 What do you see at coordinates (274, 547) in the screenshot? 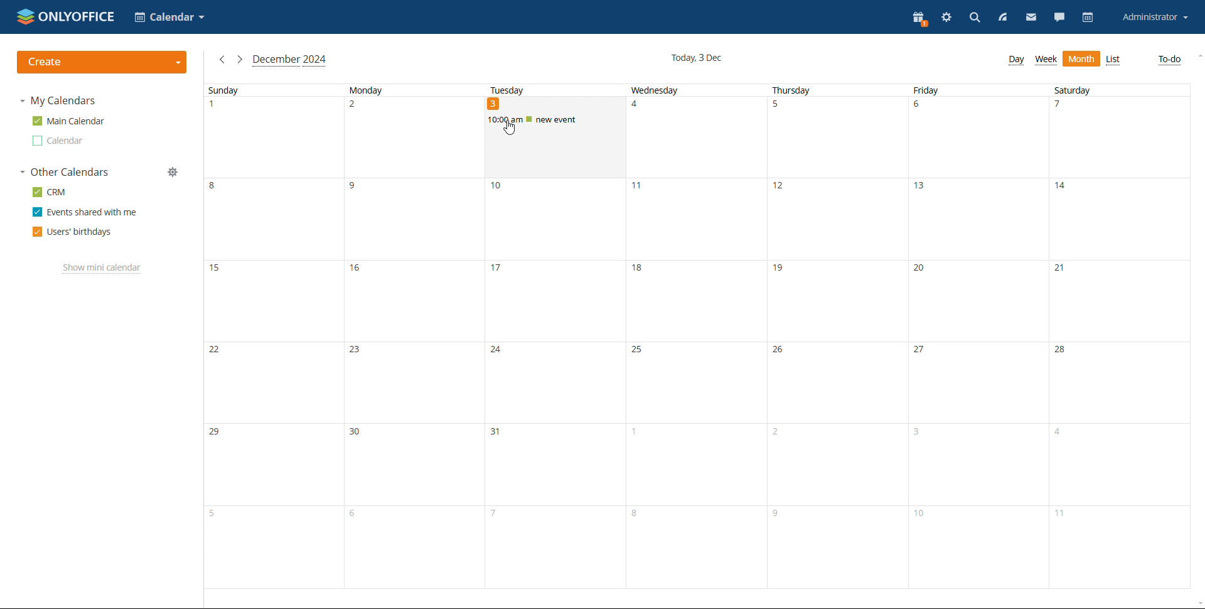
I see `5` at bounding box center [274, 547].